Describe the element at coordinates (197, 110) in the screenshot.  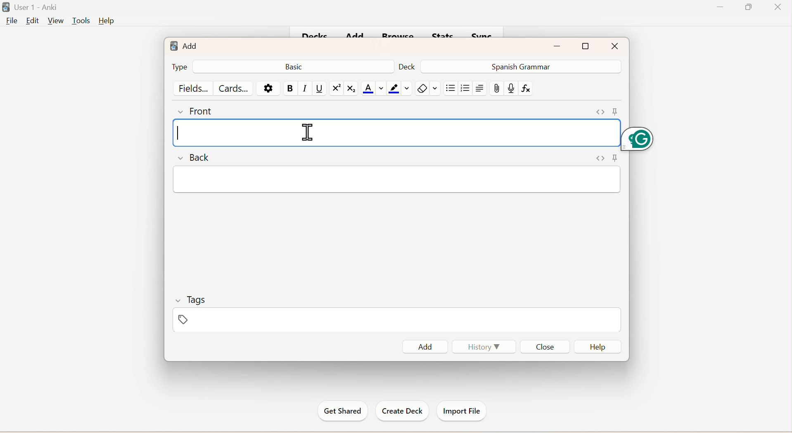
I see `Front` at that location.